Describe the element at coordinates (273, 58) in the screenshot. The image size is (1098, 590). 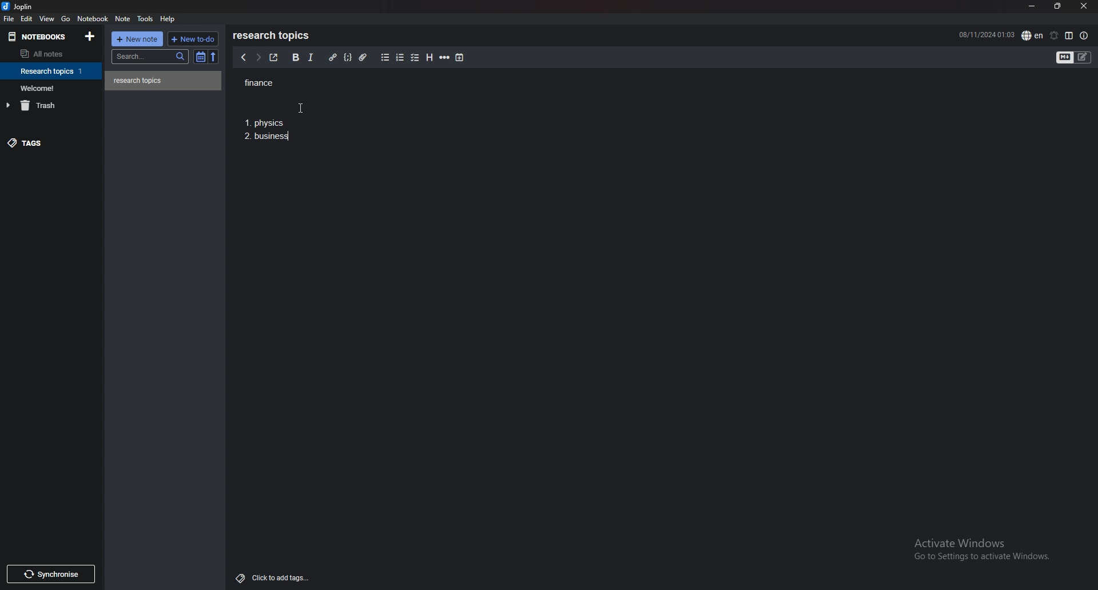
I see `toggle external editor` at that location.